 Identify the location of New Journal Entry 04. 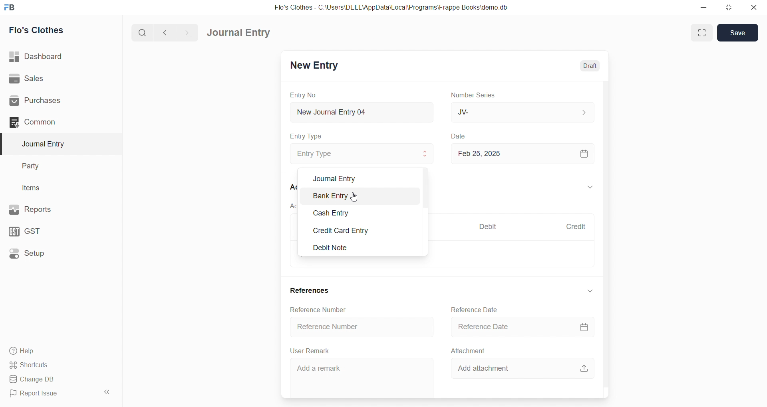
(360, 112).